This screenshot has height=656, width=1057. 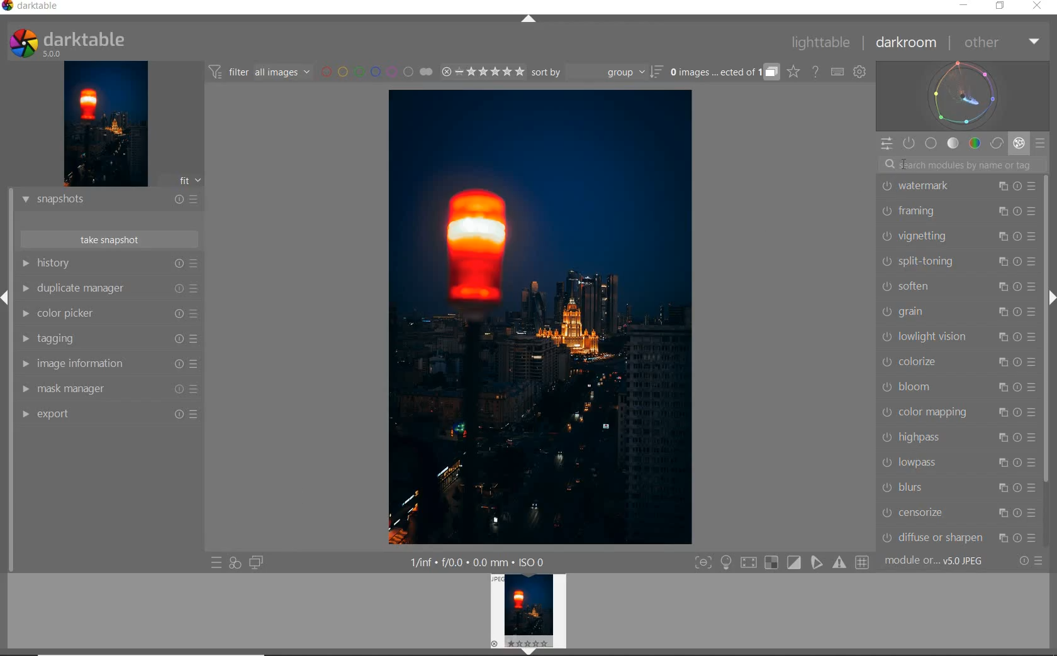 What do you see at coordinates (106, 123) in the screenshot?
I see `IMAGE PREVIEW` at bounding box center [106, 123].